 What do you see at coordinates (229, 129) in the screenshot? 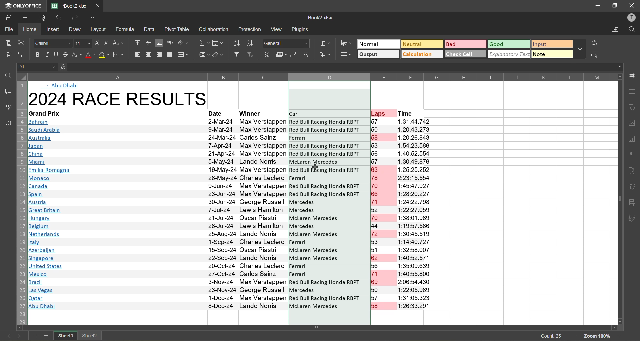
I see `|Ssaudi Arabia 9-Mar-24 Max Verstappen Red Bull Racing Honda RBPT 50 1:20:43.273` at bounding box center [229, 129].